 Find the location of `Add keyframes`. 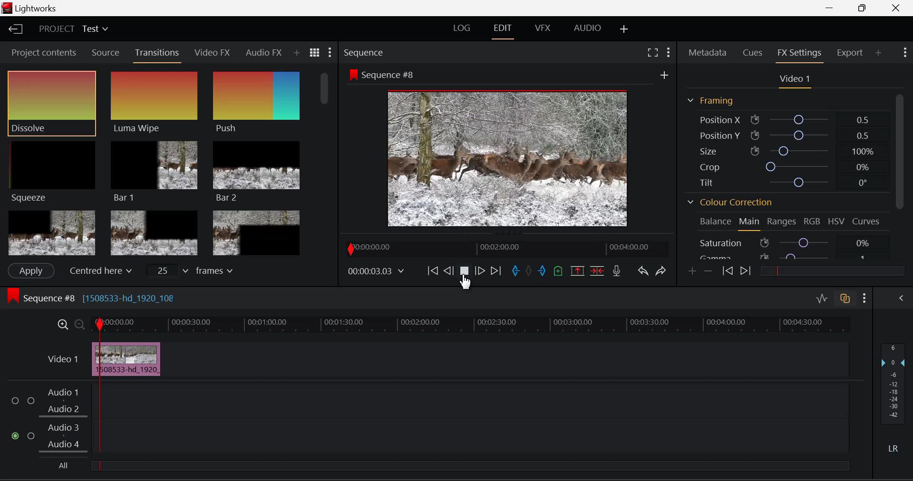

Add keyframes is located at coordinates (693, 271).